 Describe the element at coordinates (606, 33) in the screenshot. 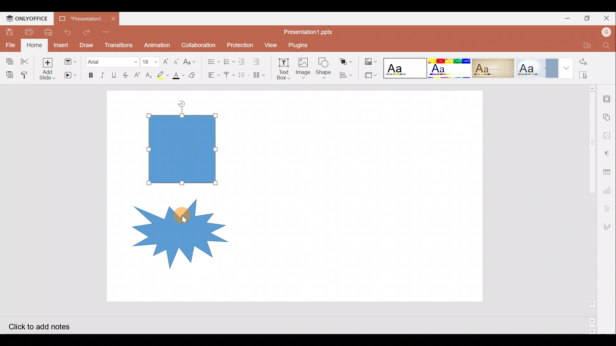

I see `Account name` at that location.